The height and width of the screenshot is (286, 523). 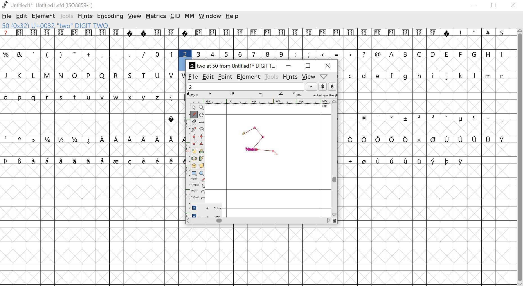 I want to click on mouse wheel button, so click(x=199, y=192).